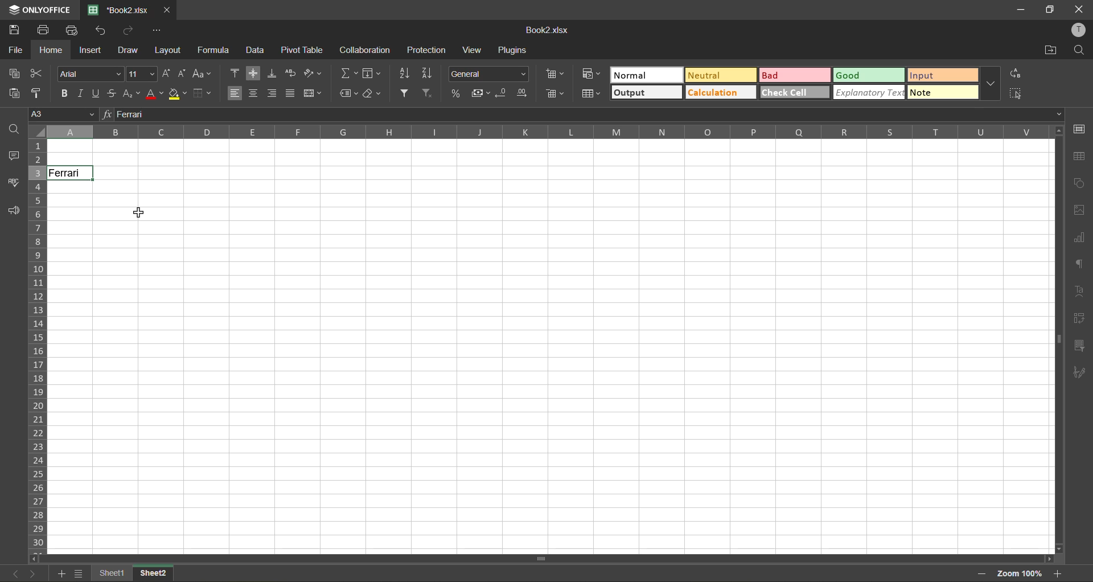 The width and height of the screenshot is (1093, 582). I want to click on Book2.xlsx, so click(545, 28).